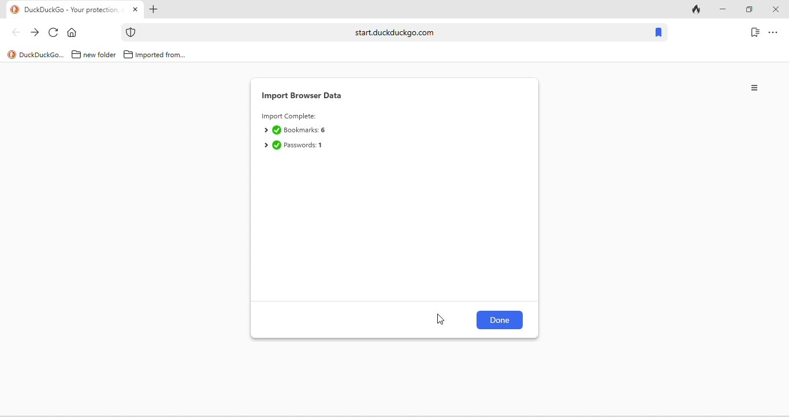  Describe the element at coordinates (658, 33) in the screenshot. I see `bookmarks` at that location.